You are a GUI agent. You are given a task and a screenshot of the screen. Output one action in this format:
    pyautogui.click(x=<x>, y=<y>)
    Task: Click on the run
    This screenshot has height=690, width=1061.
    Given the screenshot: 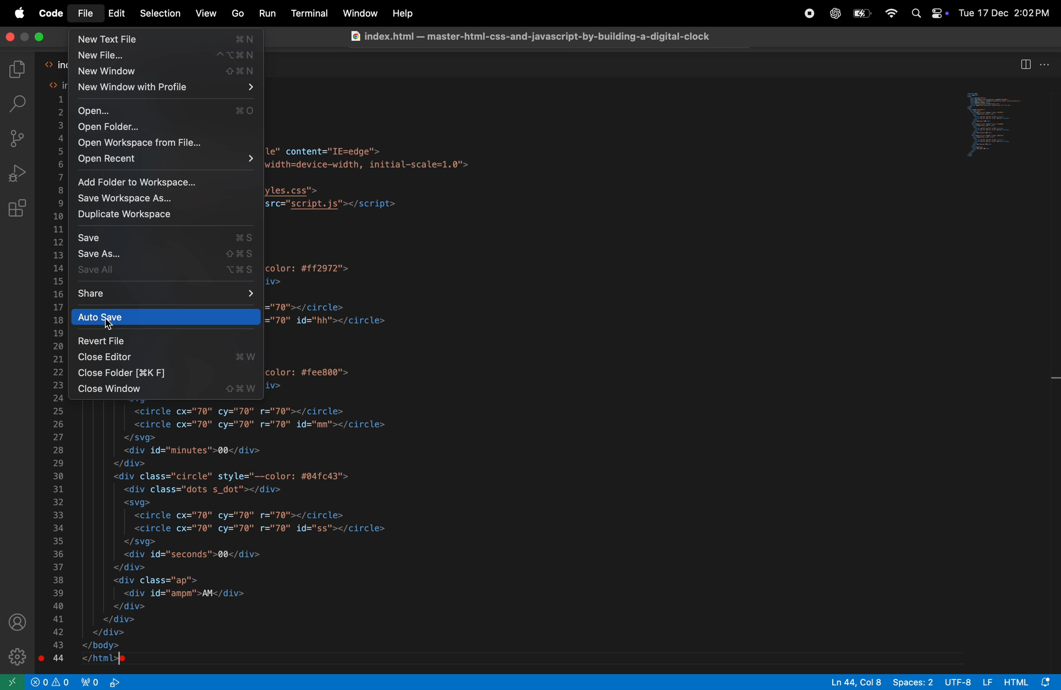 What is the action you would take?
    pyautogui.click(x=269, y=13)
    